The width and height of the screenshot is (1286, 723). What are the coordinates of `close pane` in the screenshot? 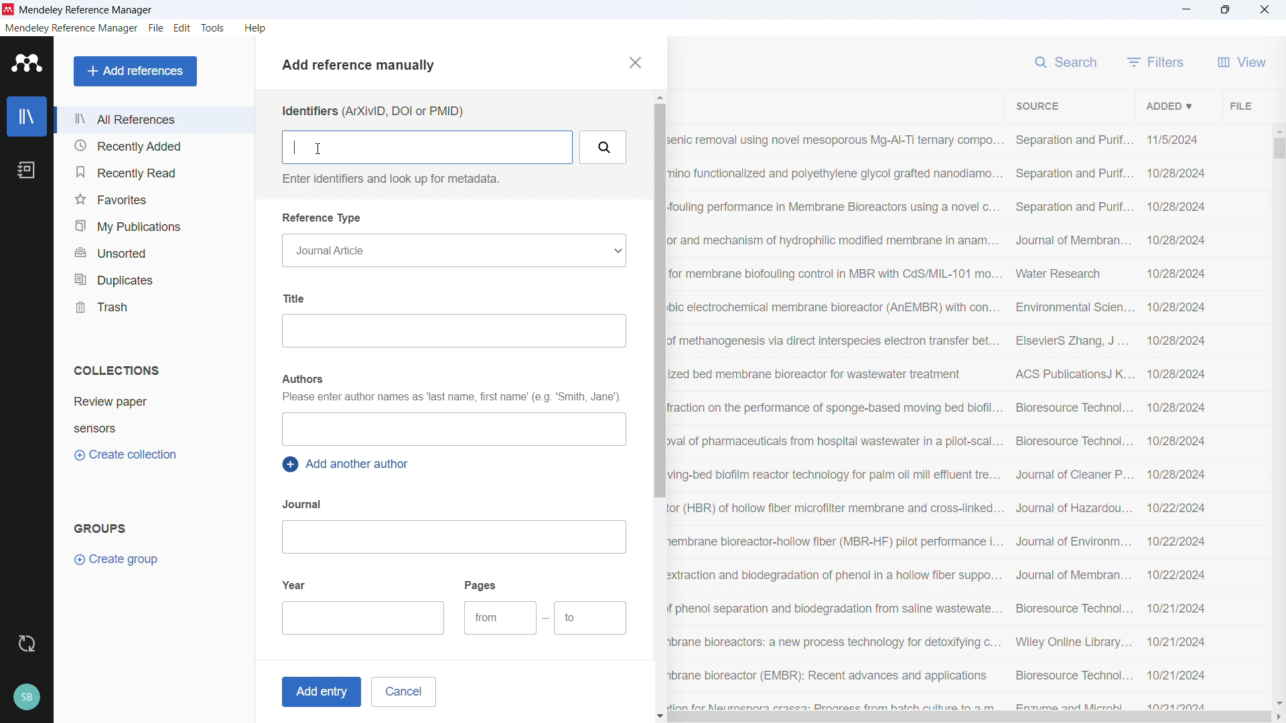 It's located at (634, 62).